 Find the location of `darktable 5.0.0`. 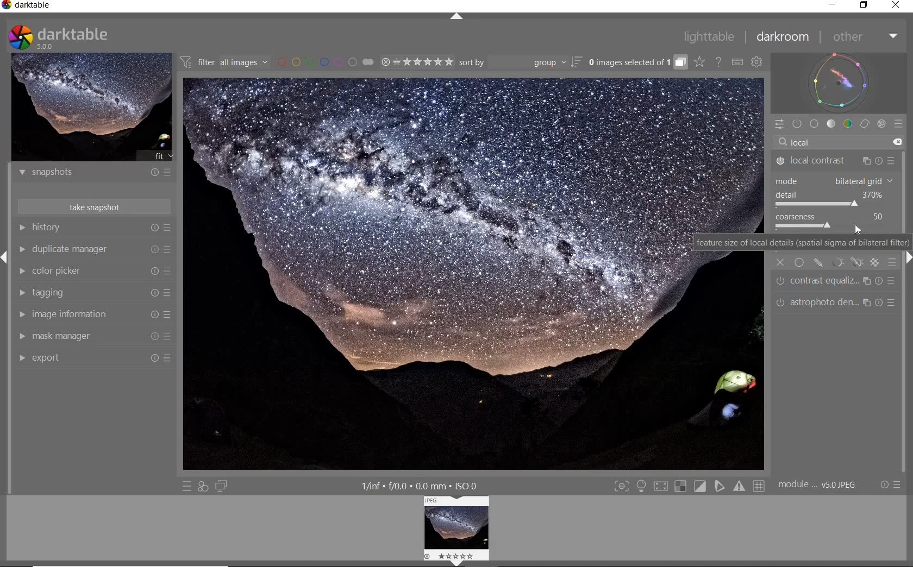

darktable 5.0.0 is located at coordinates (73, 36).